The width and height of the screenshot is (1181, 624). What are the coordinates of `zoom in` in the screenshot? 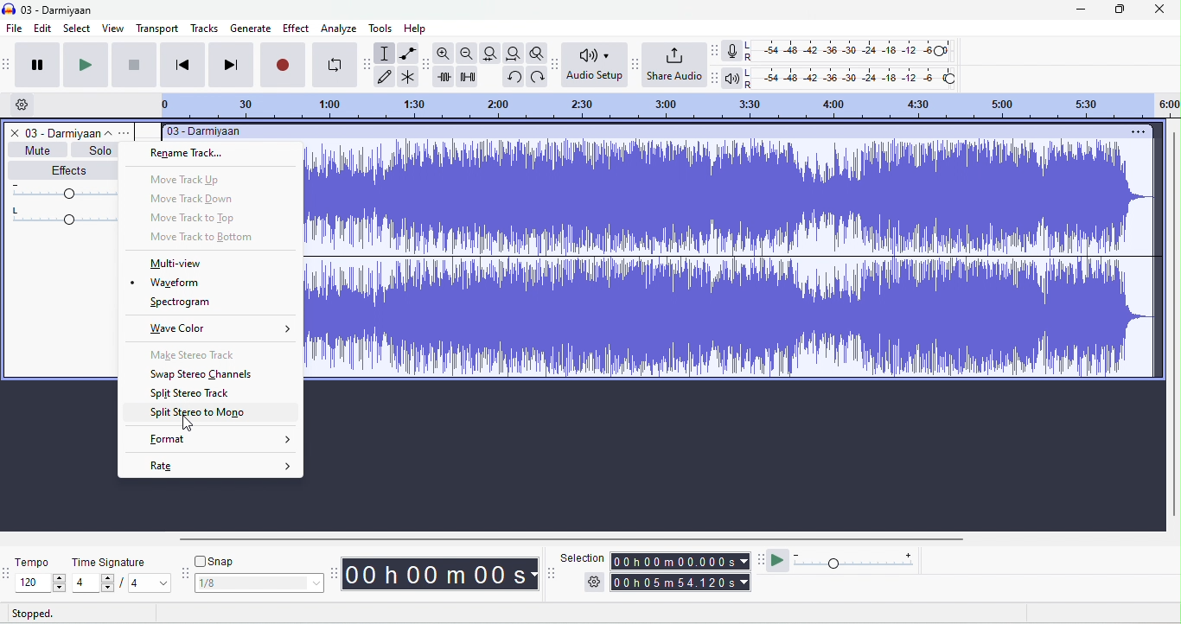 It's located at (443, 54).